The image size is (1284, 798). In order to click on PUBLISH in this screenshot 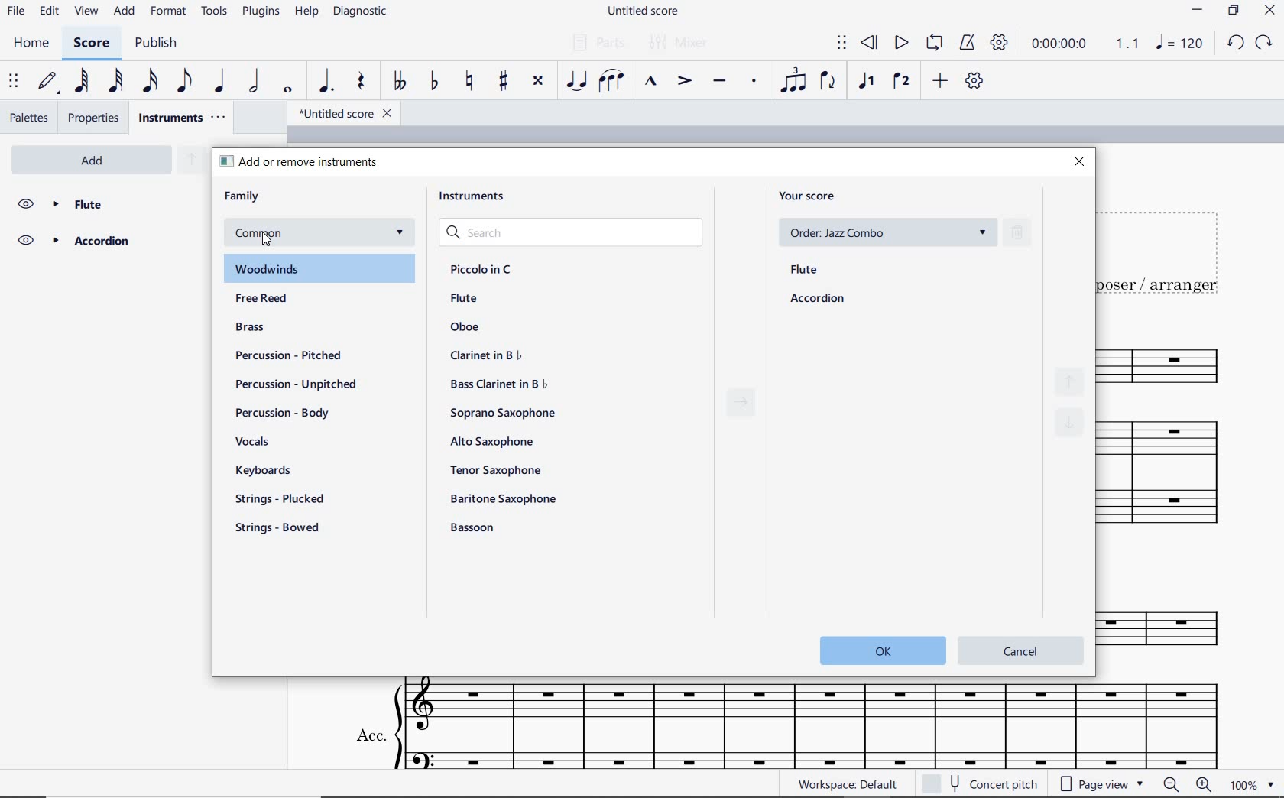, I will do `click(158, 44)`.